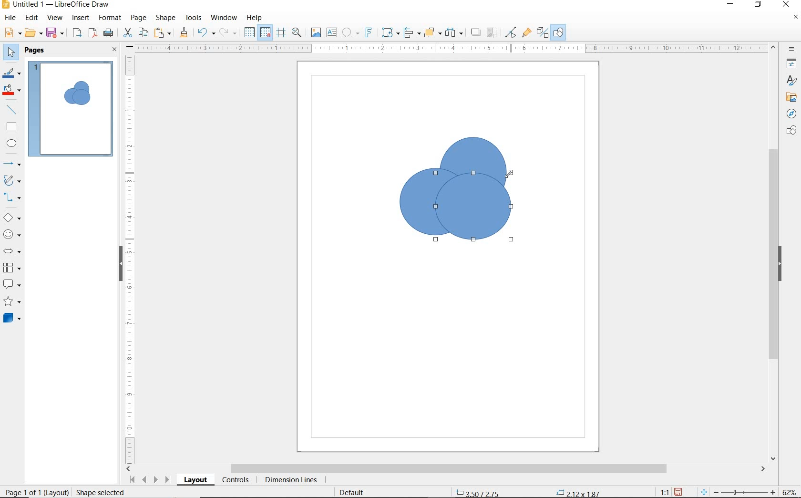 The height and width of the screenshot is (498, 801). I want to click on STARS AND BANNERS, so click(12, 302).